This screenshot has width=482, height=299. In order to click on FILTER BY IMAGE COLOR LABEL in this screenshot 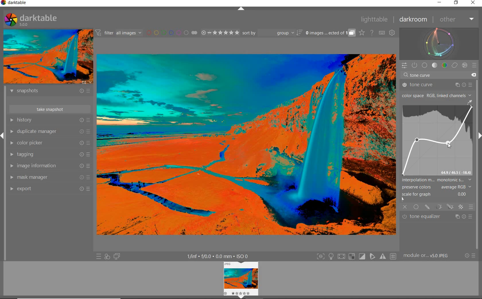, I will do `click(172, 33)`.